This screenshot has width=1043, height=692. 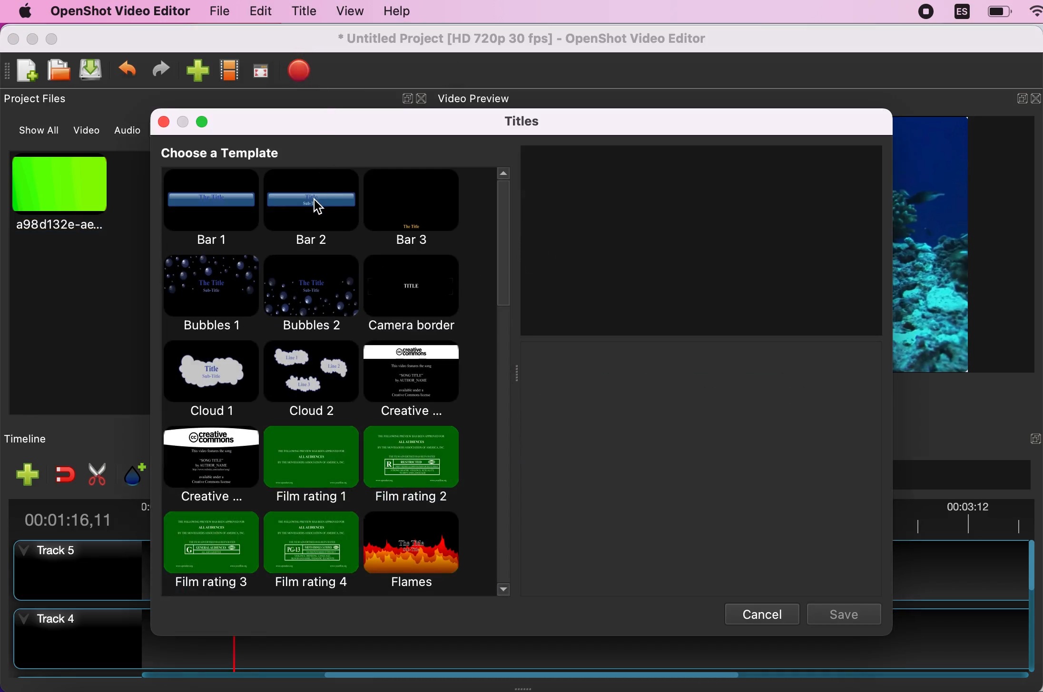 What do you see at coordinates (128, 130) in the screenshot?
I see `audio` at bounding box center [128, 130].